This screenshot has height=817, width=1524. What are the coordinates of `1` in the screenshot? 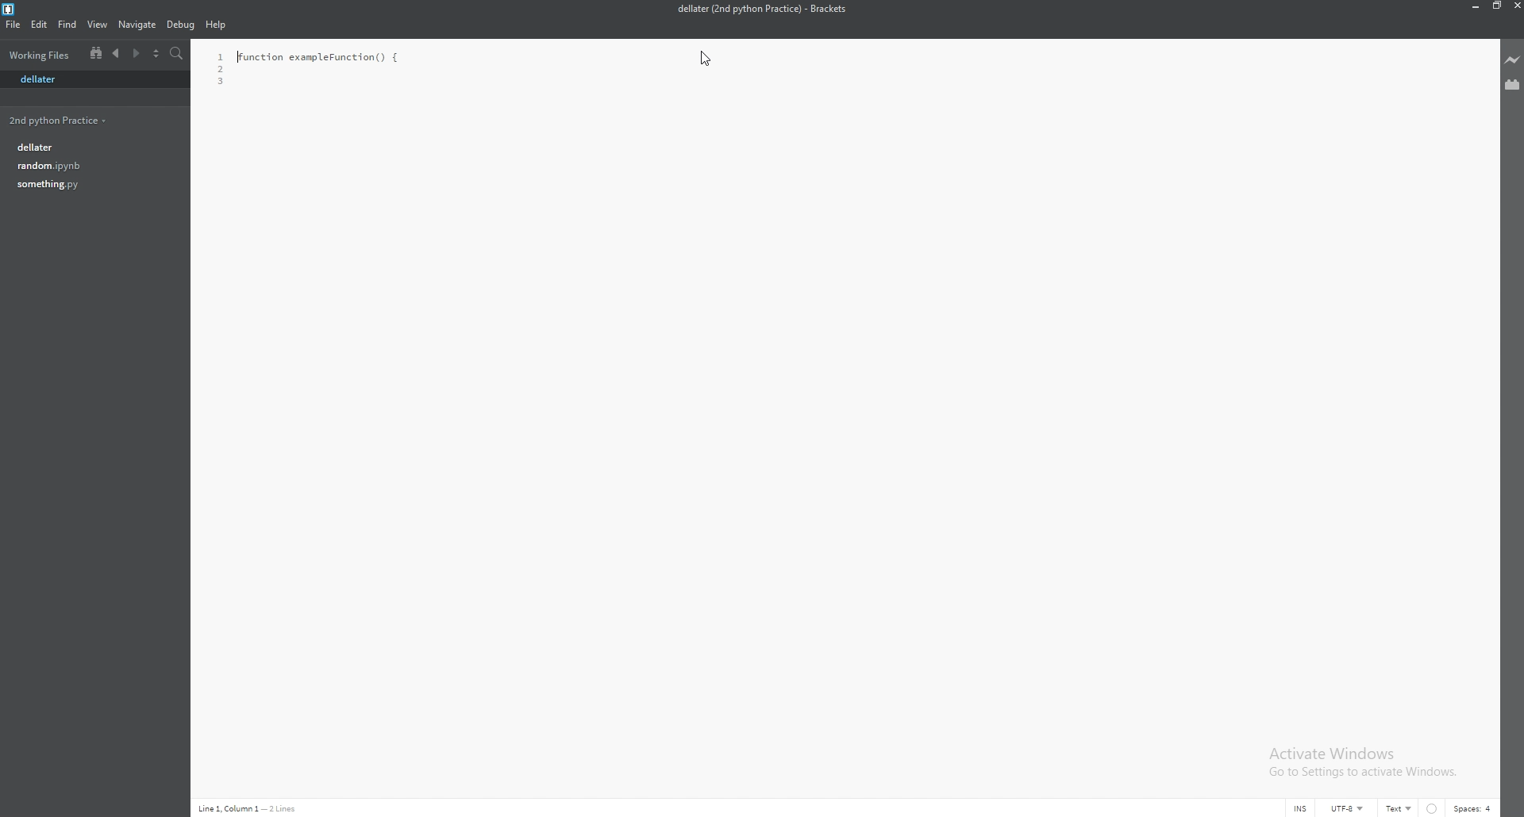 It's located at (219, 56).